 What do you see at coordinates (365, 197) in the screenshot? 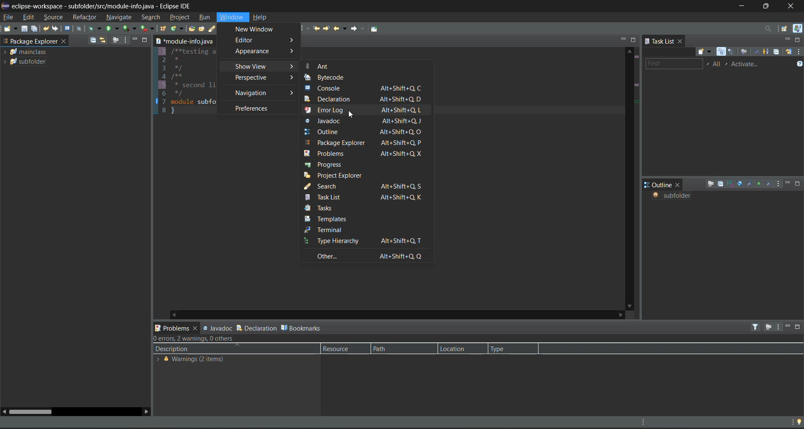
I see `task list` at bounding box center [365, 197].